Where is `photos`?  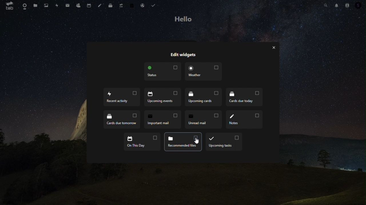 photos is located at coordinates (45, 5).